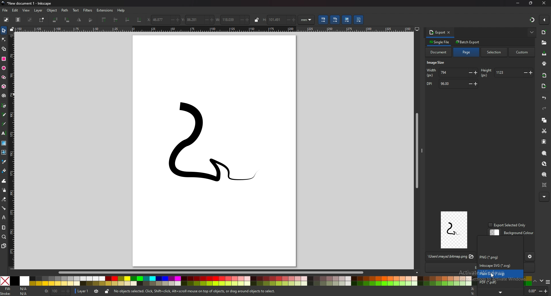  Describe the element at coordinates (547, 282) in the screenshot. I see `more colors` at that location.